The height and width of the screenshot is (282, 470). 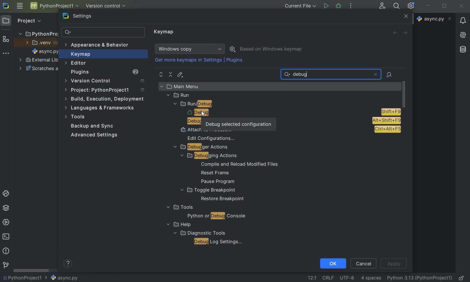 What do you see at coordinates (32, 271) in the screenshot?
I see `scrollbar` at bounding box center [32, 271].